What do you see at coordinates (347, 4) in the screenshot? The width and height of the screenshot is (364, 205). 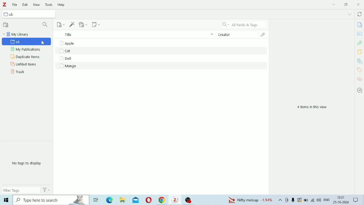 I see `Restore down` at bounding box center [347, 4].